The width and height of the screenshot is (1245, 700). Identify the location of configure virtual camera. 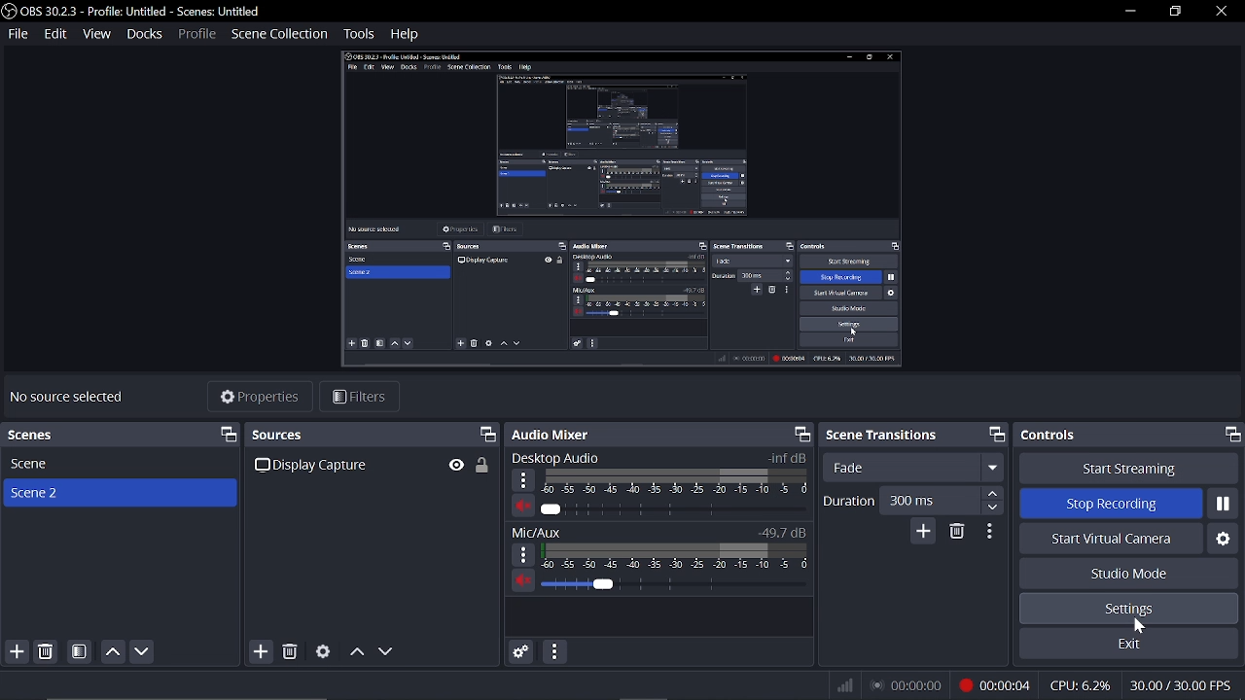
(1221, 538).